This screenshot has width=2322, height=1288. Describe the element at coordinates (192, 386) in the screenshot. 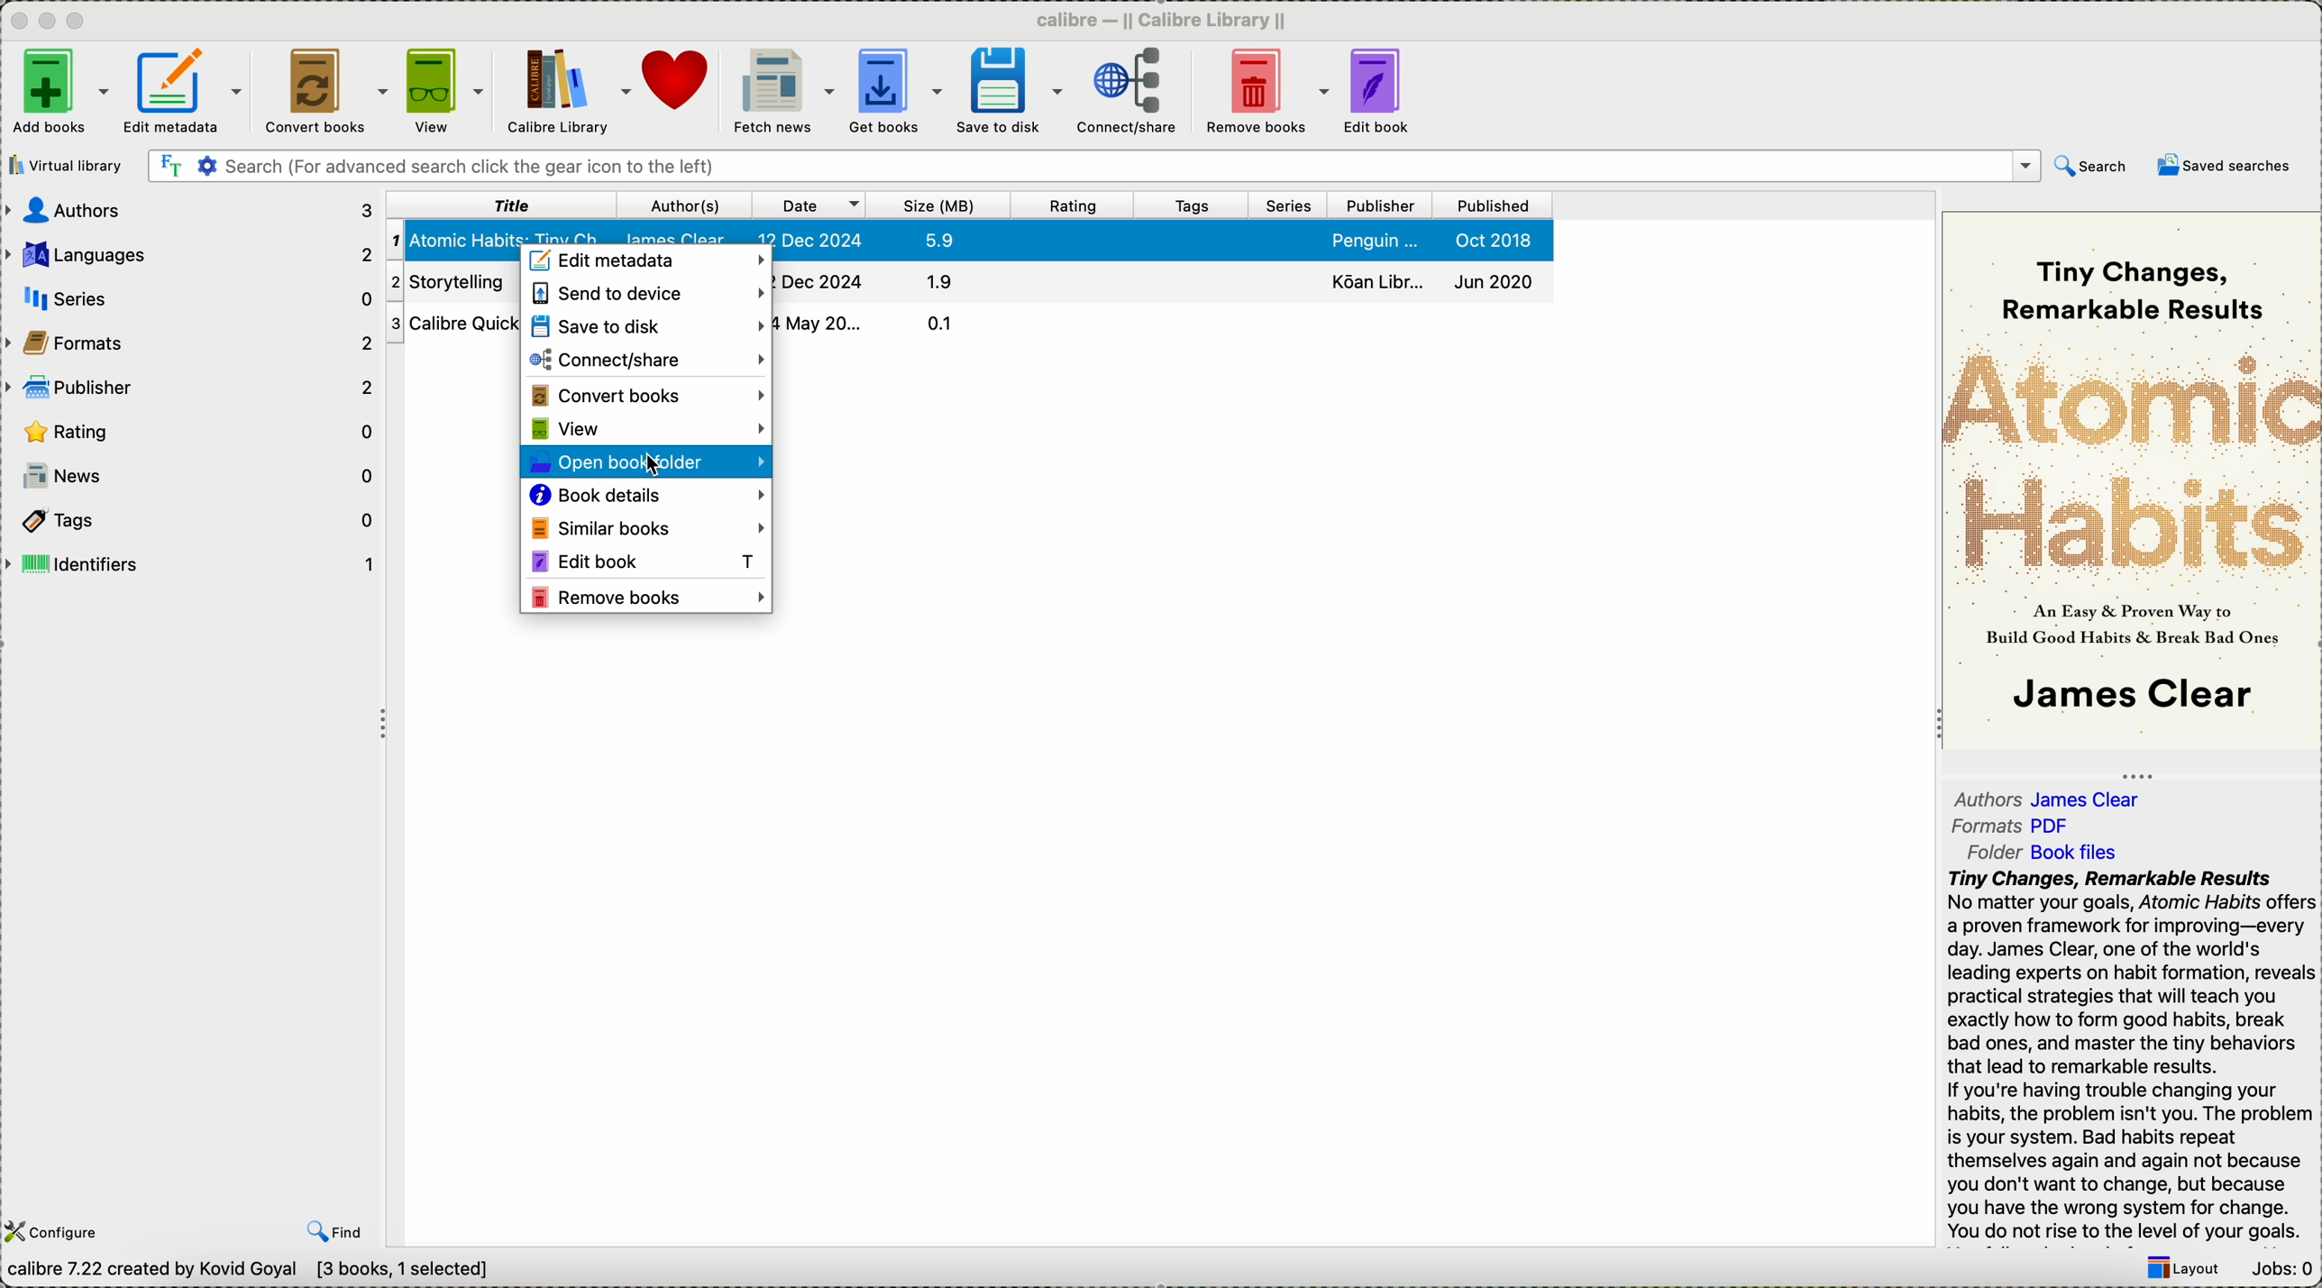

I see `publisher` at that location.